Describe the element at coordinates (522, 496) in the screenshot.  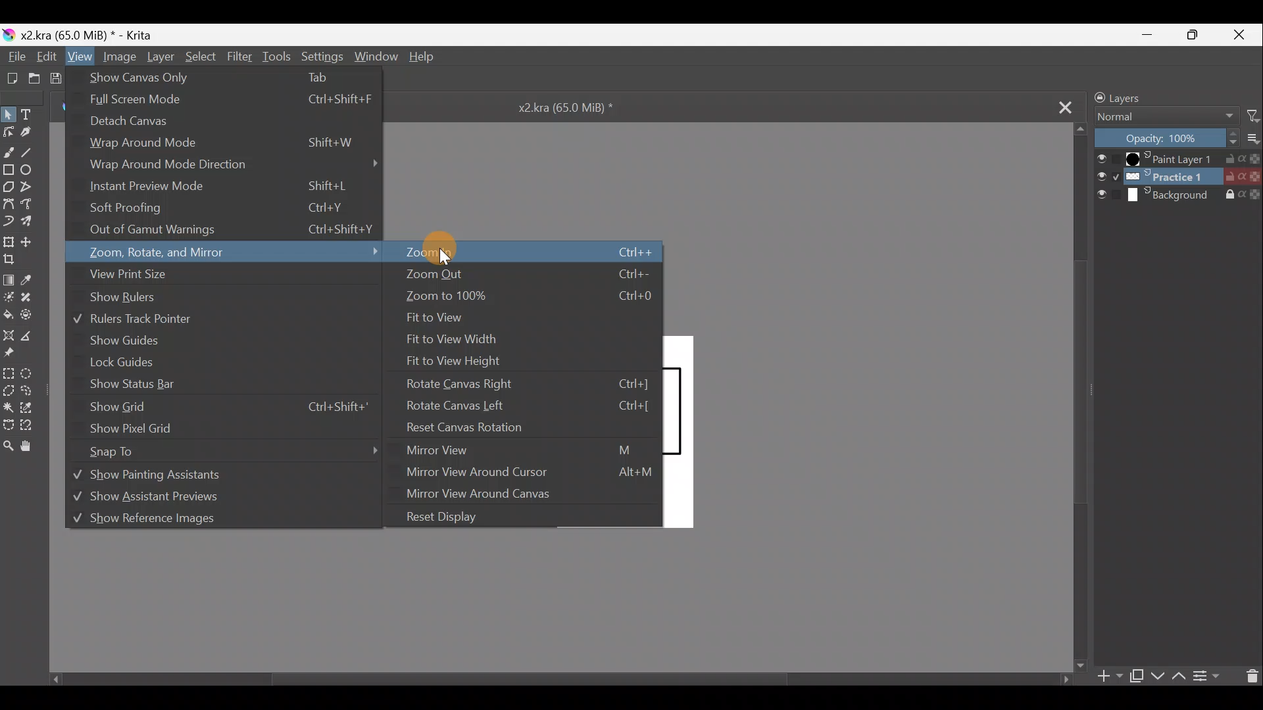
I see `Mirror view around canvas` at that location.